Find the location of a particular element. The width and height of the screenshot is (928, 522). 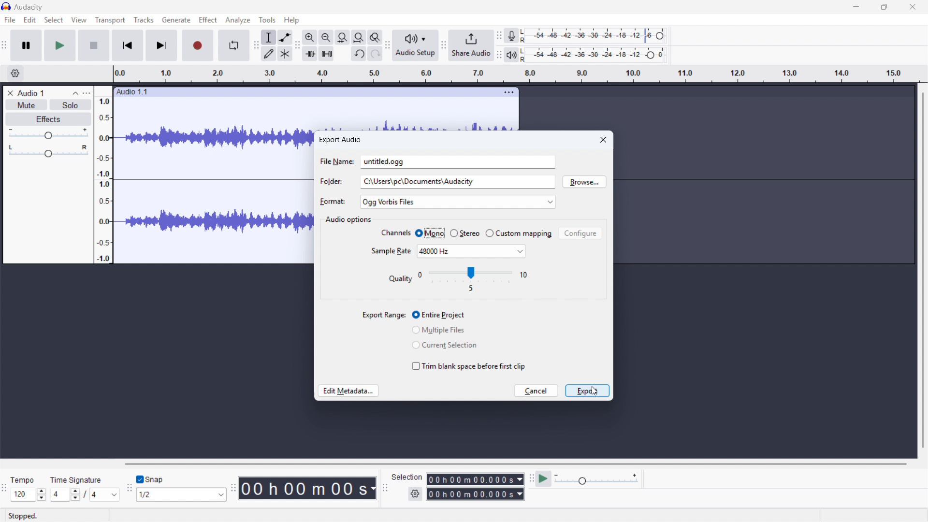

File name  is located at coordinates (458, 161).